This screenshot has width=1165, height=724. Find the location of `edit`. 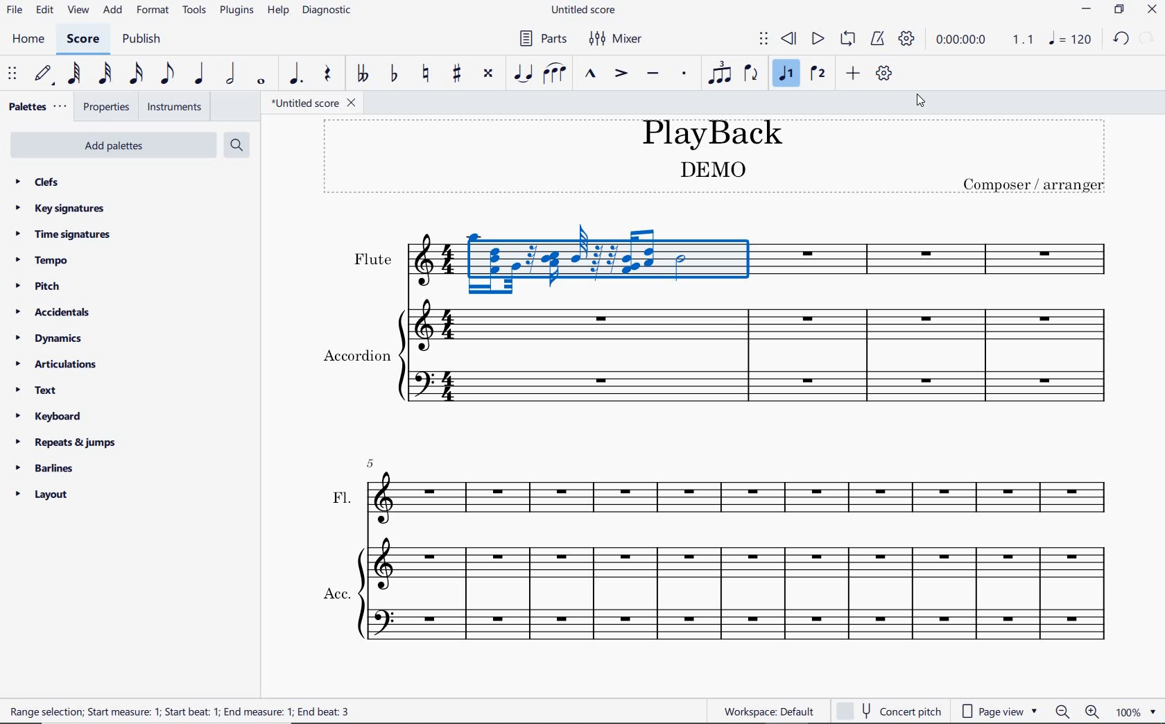

edit is located at coordinates (44, 11).